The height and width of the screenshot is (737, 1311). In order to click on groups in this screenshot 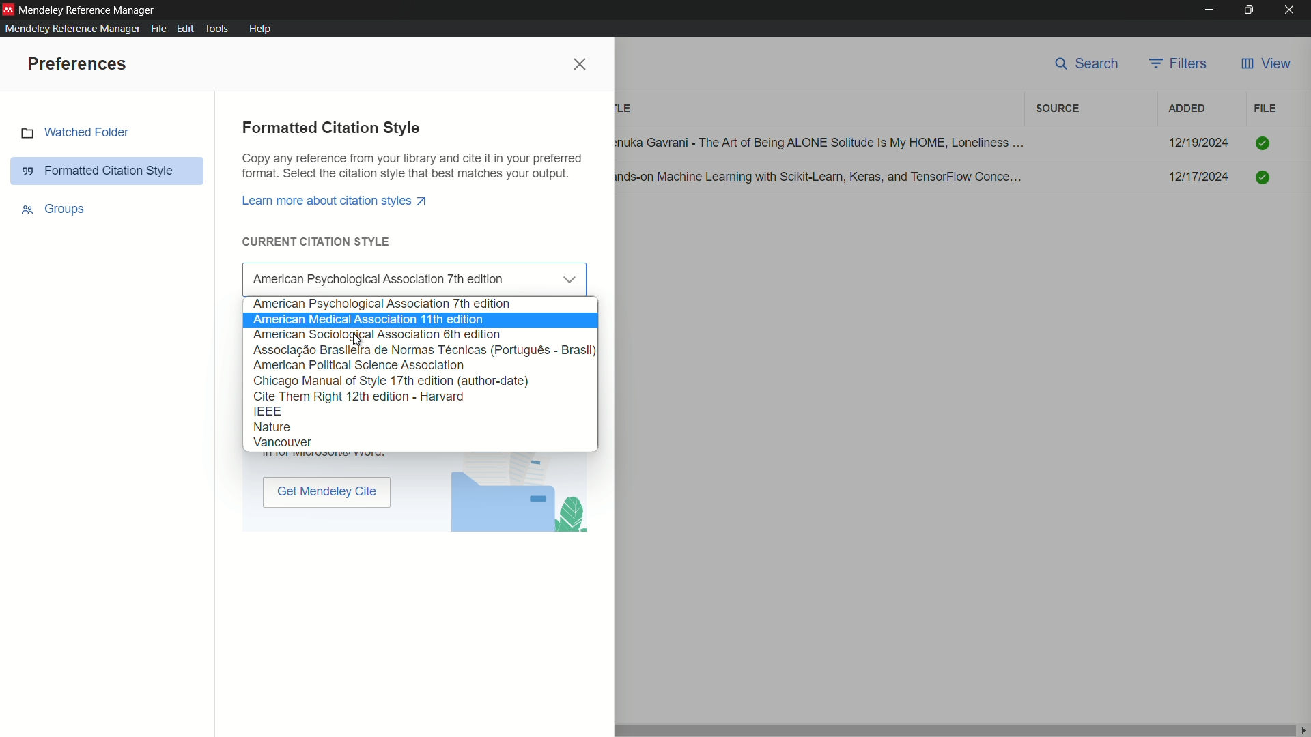, I will do `click(54, 208)`.